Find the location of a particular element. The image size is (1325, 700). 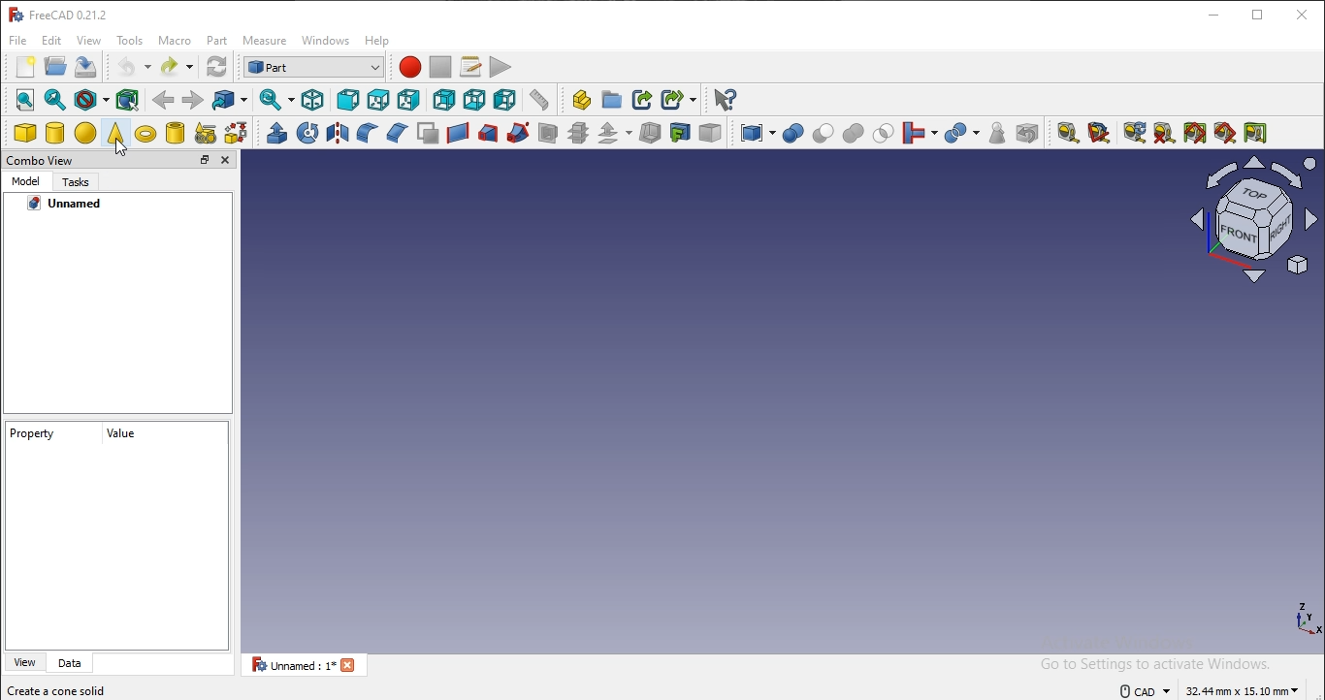

close is located at coordinates (228, 160).